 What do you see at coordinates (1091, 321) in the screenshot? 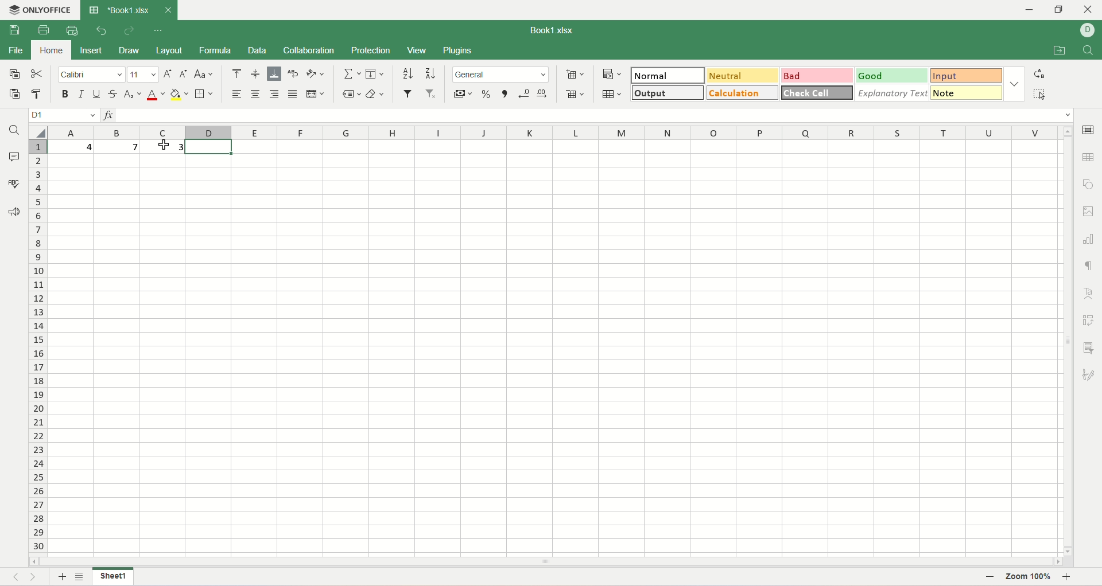
I see `pivot settings` at bounding box center [1091, 321].